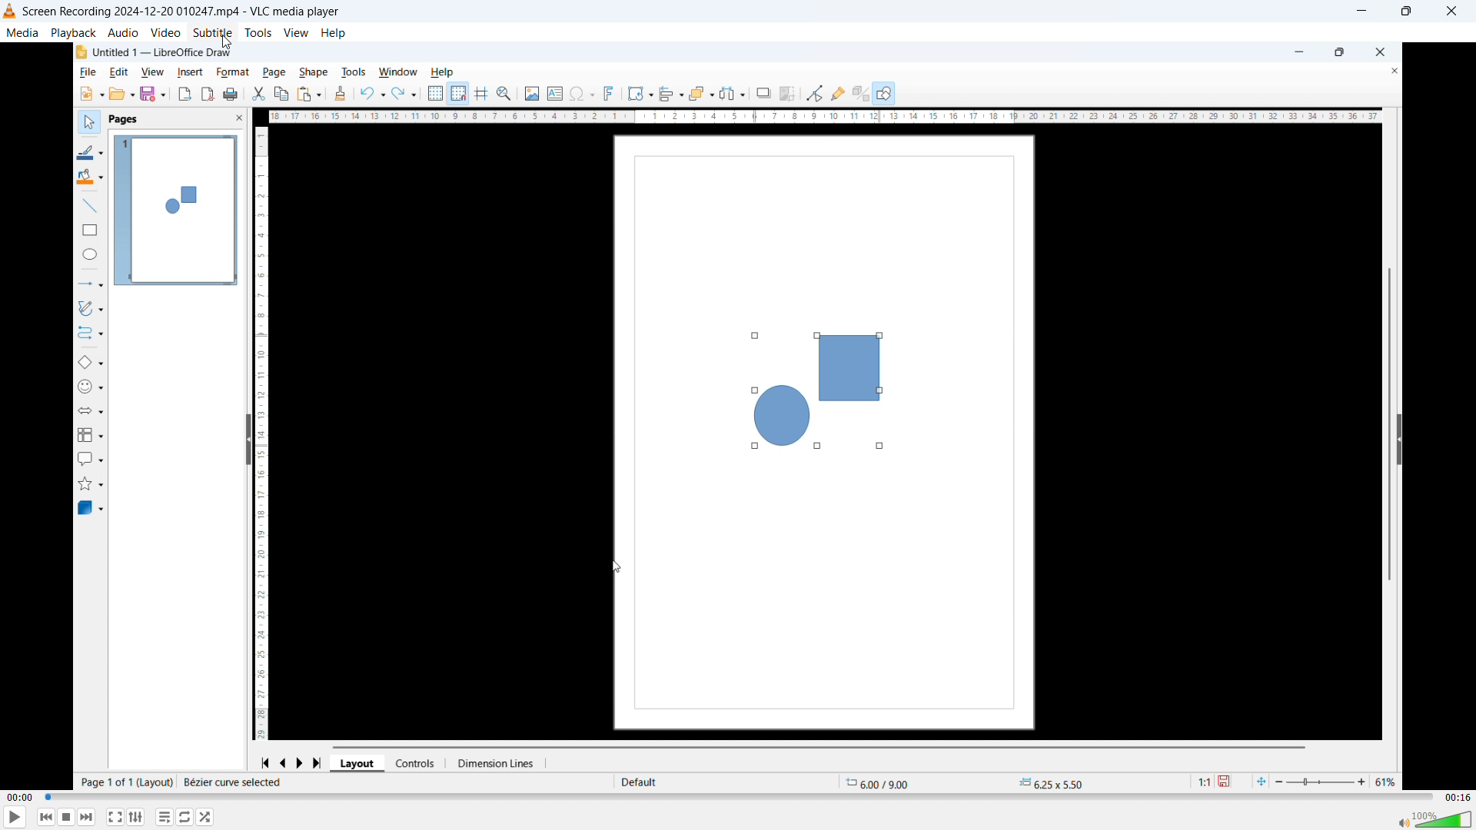 The height and width of the screenshot is (830, 1476). What do you see at coordinates (763, 92) in the screenshot?
I see `shadow` at bounding box center [763, 92].